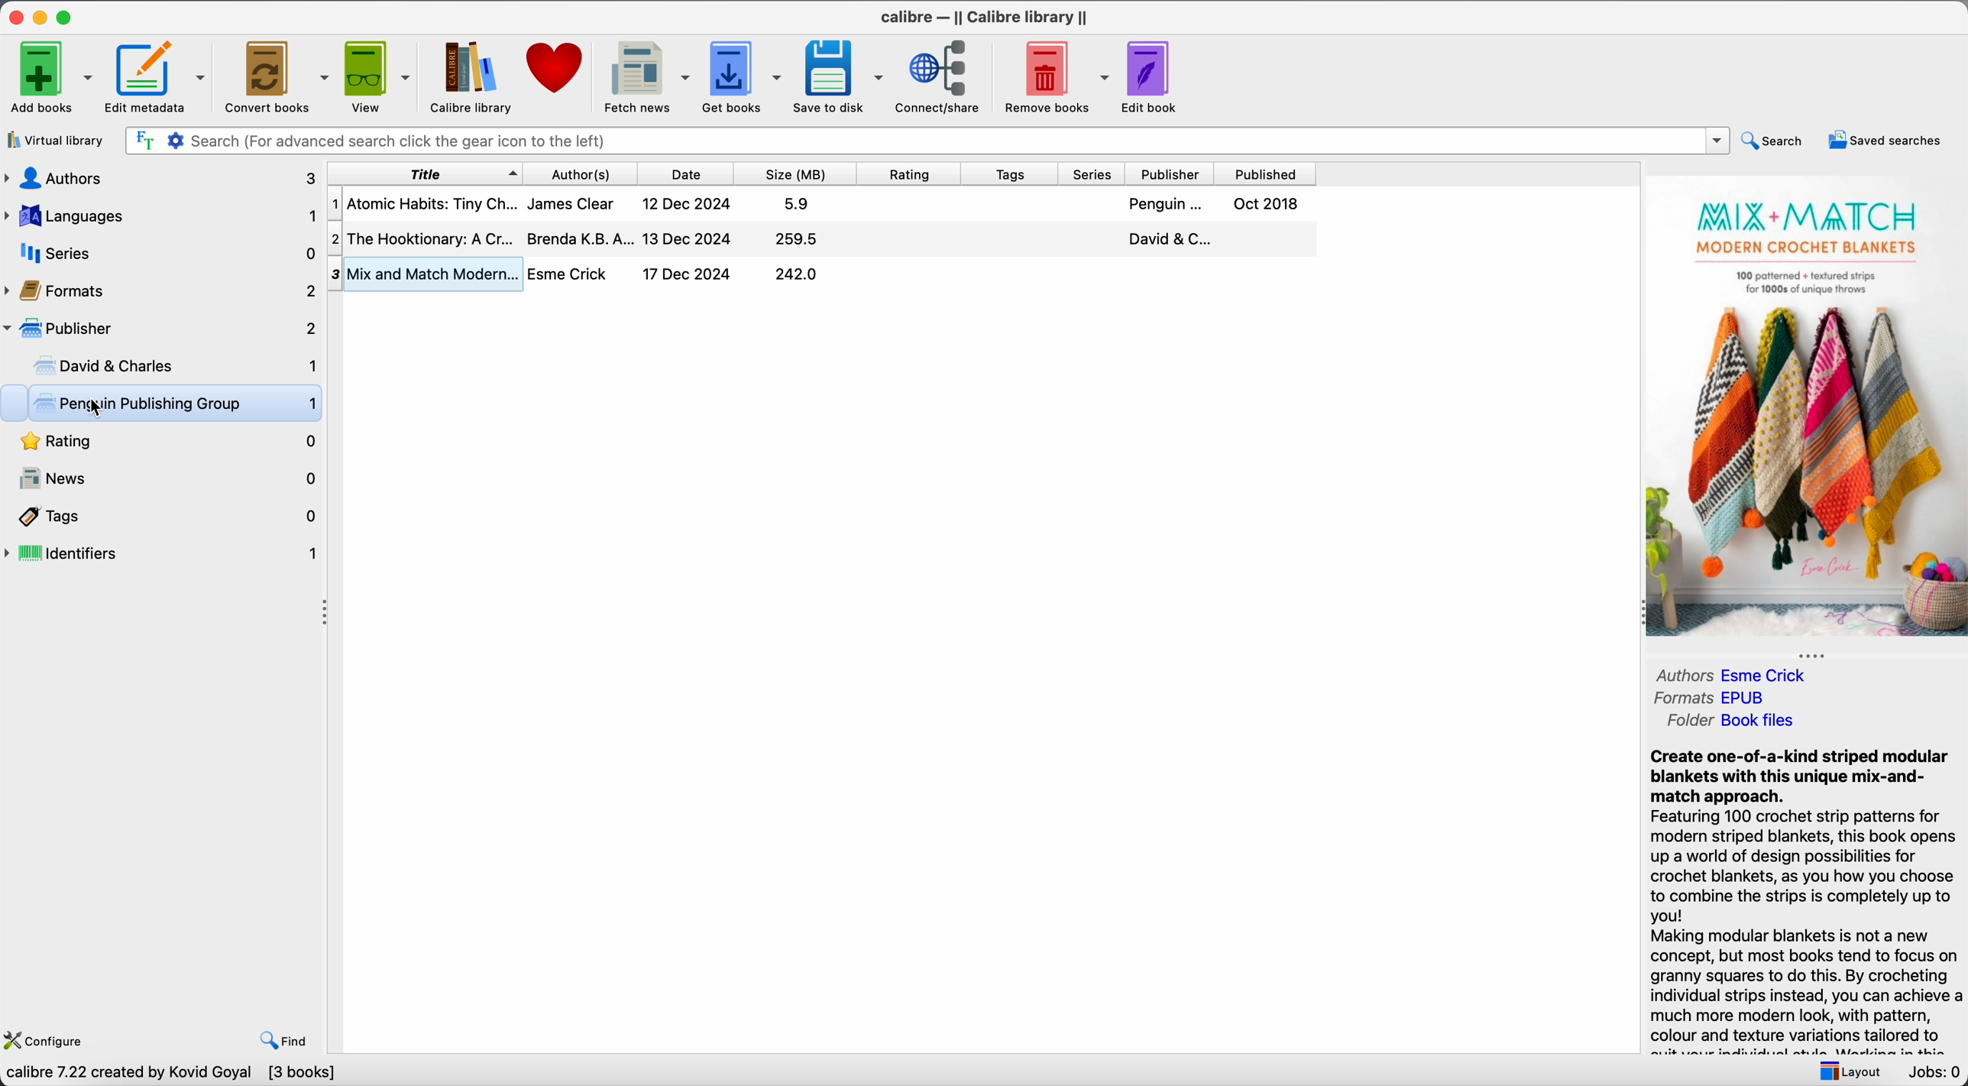 This screenshot has height=1086, width=1968. Describe the element at coordinates (1932, 1072) in the screenshot. I see `Jobs: 0` at that location.